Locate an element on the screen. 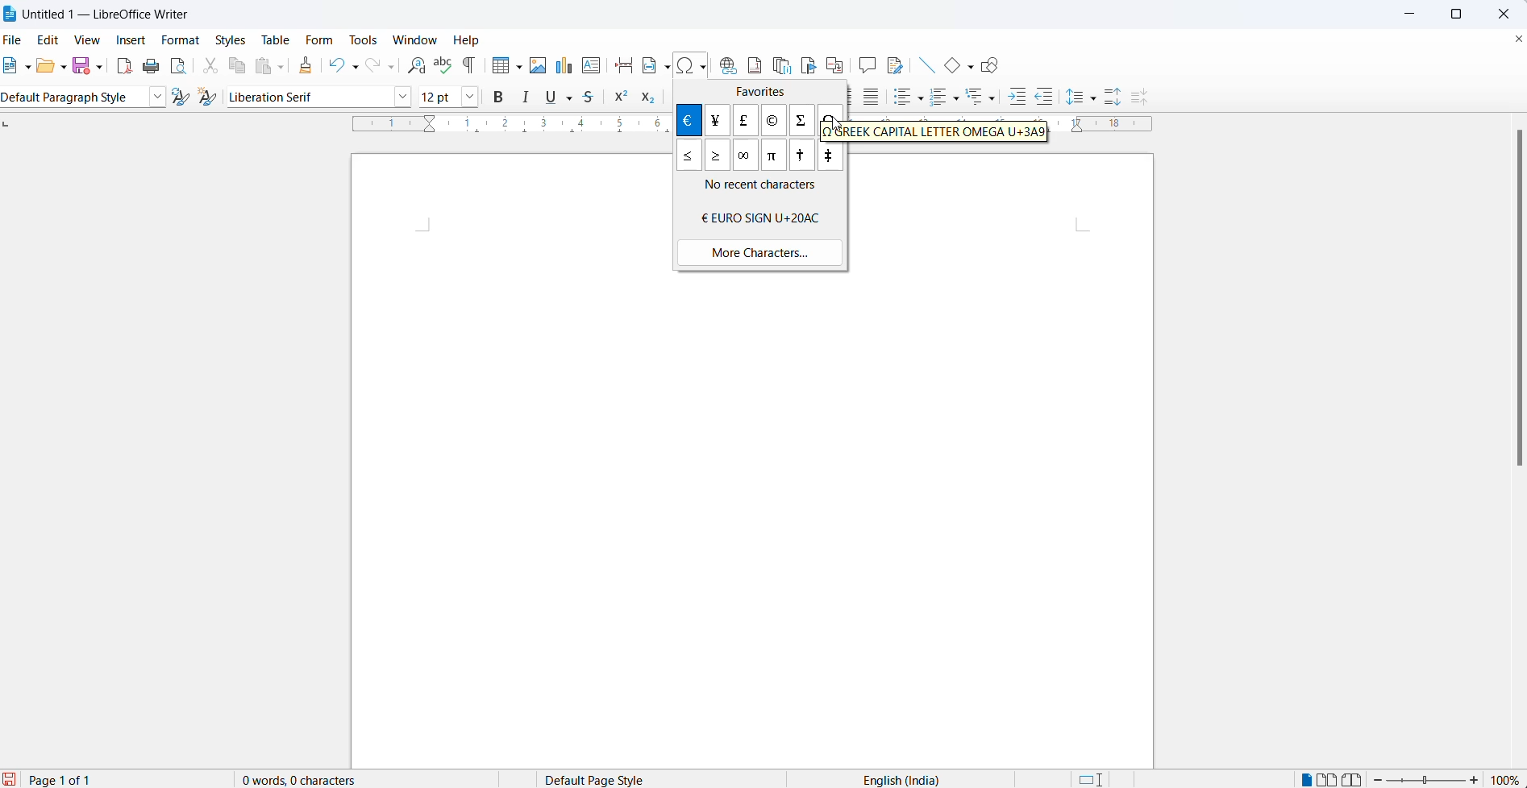 Image resolution: width=1527 pixels, height=788 pixels. basic shapes is located at coordinates (951, 66).